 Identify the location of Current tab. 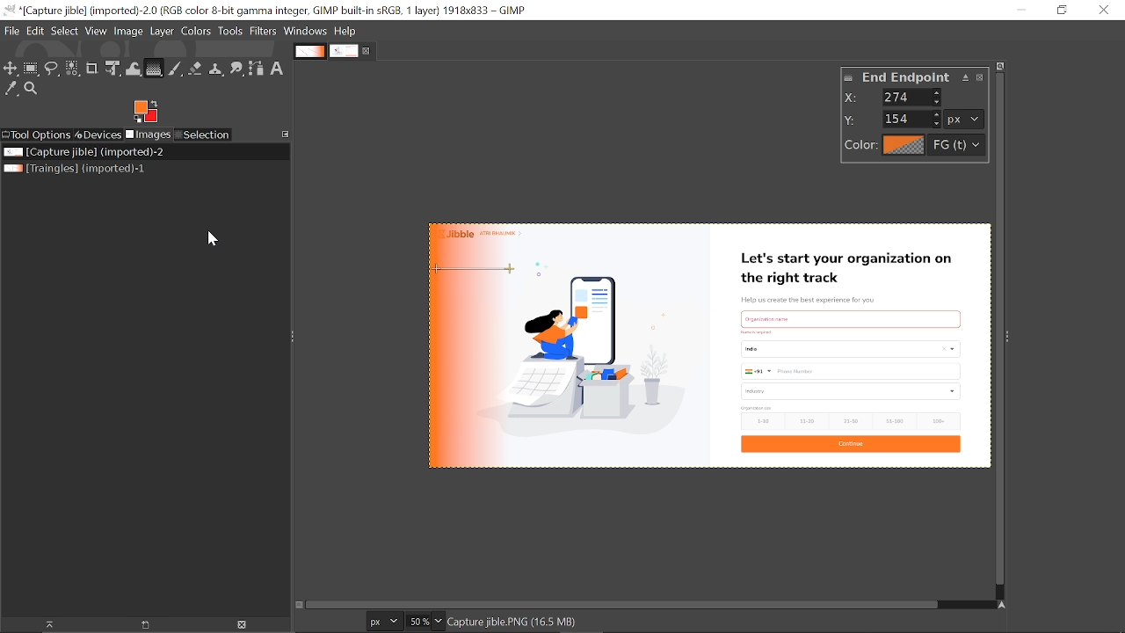
(345, 51).